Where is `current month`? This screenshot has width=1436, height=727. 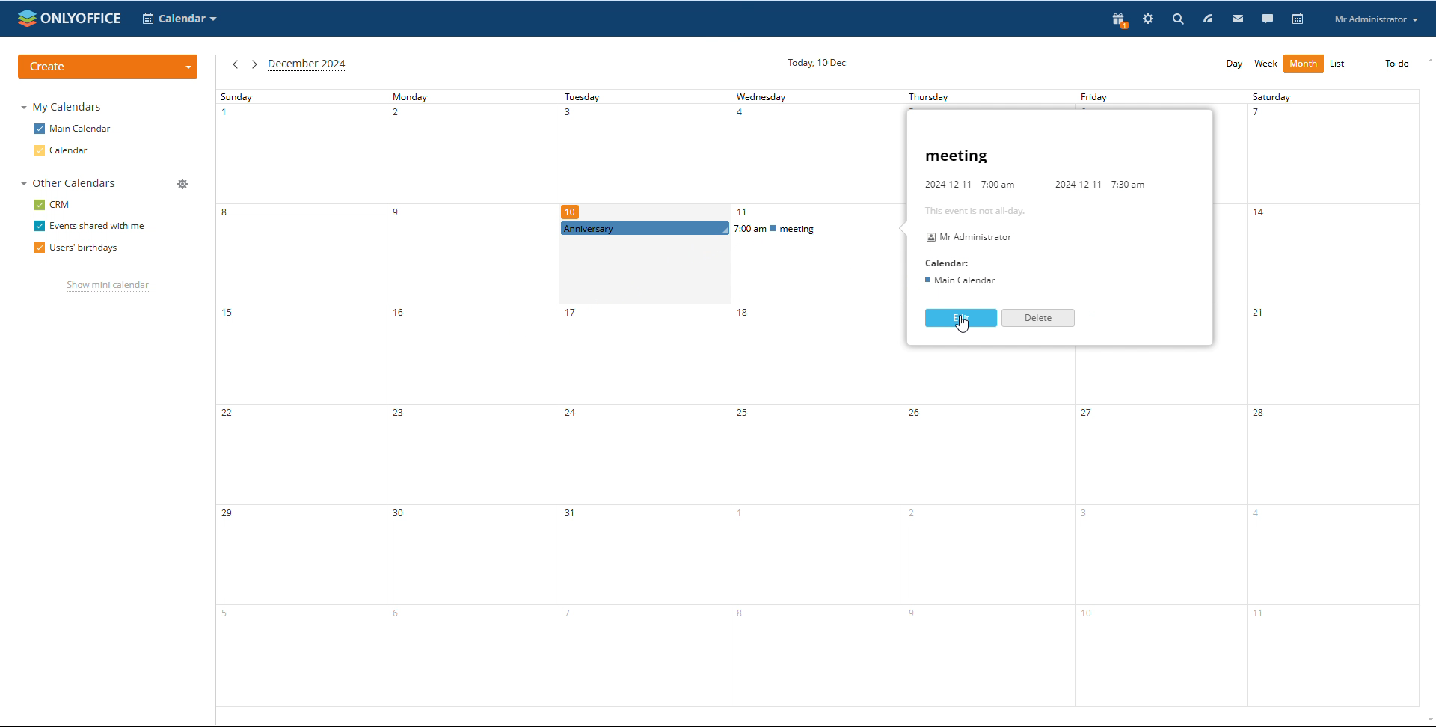 current month is located at coordinates (307, 65).